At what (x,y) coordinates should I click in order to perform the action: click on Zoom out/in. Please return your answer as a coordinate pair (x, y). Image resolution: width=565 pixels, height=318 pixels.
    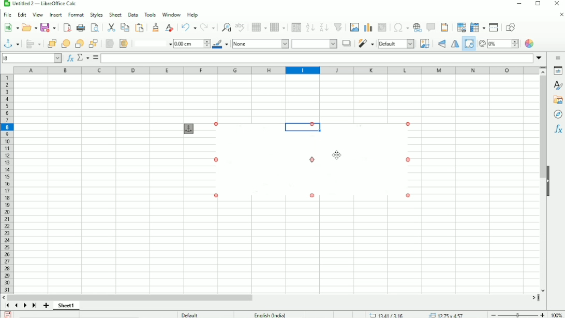
    Looking at the image, I should click on (516, 313).